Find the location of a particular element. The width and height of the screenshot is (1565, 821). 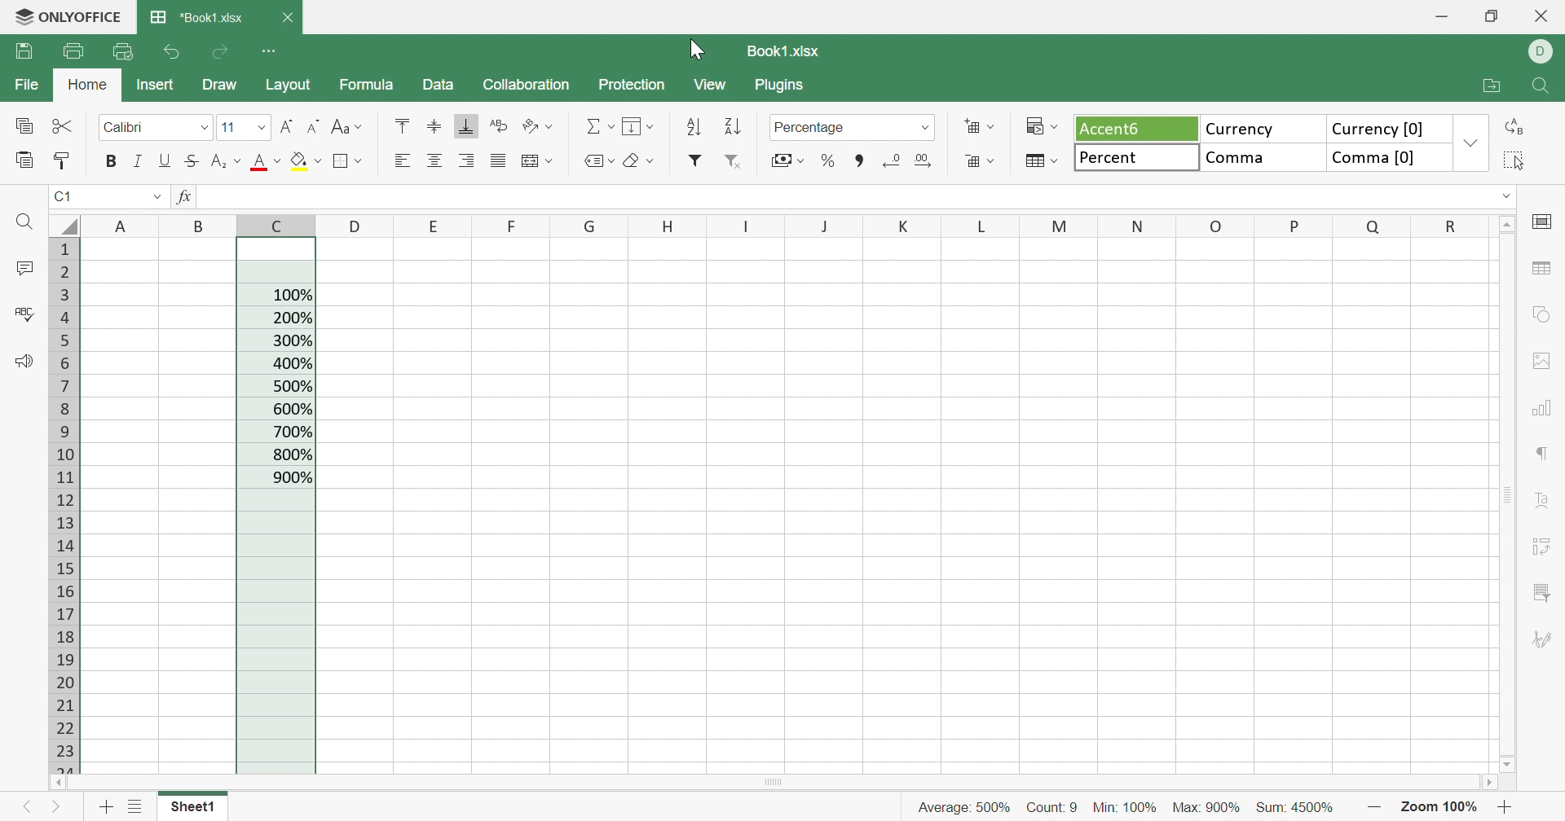

300% is located at coordinates (289, 340).